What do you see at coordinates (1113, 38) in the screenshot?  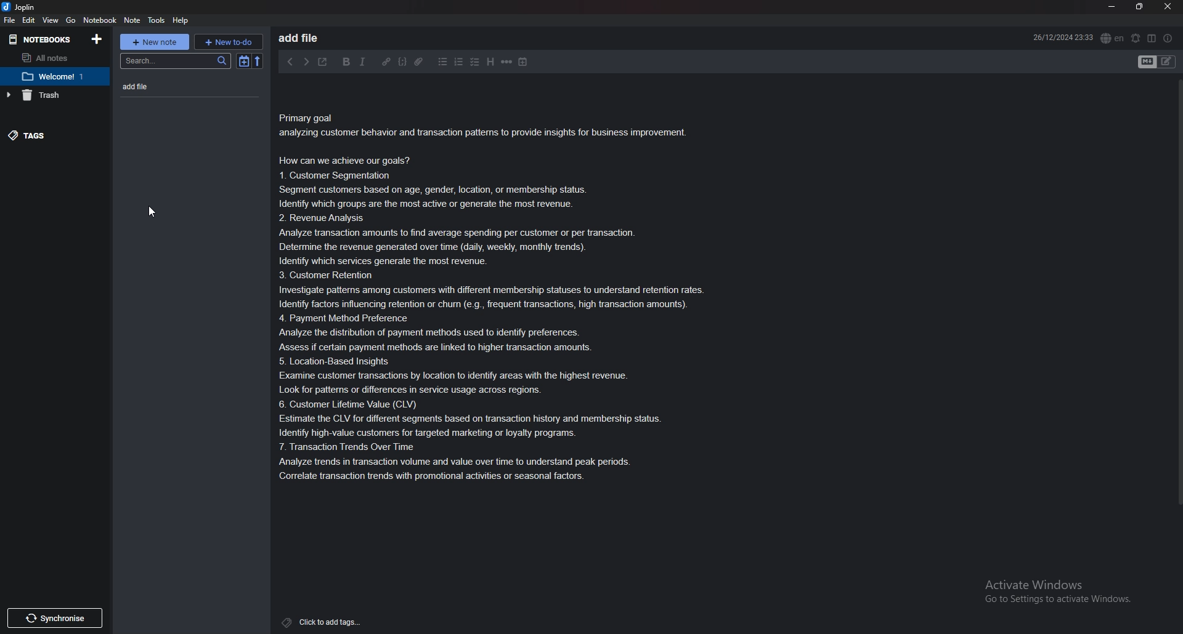 I see `Language` at bounding box center [1113, 38].